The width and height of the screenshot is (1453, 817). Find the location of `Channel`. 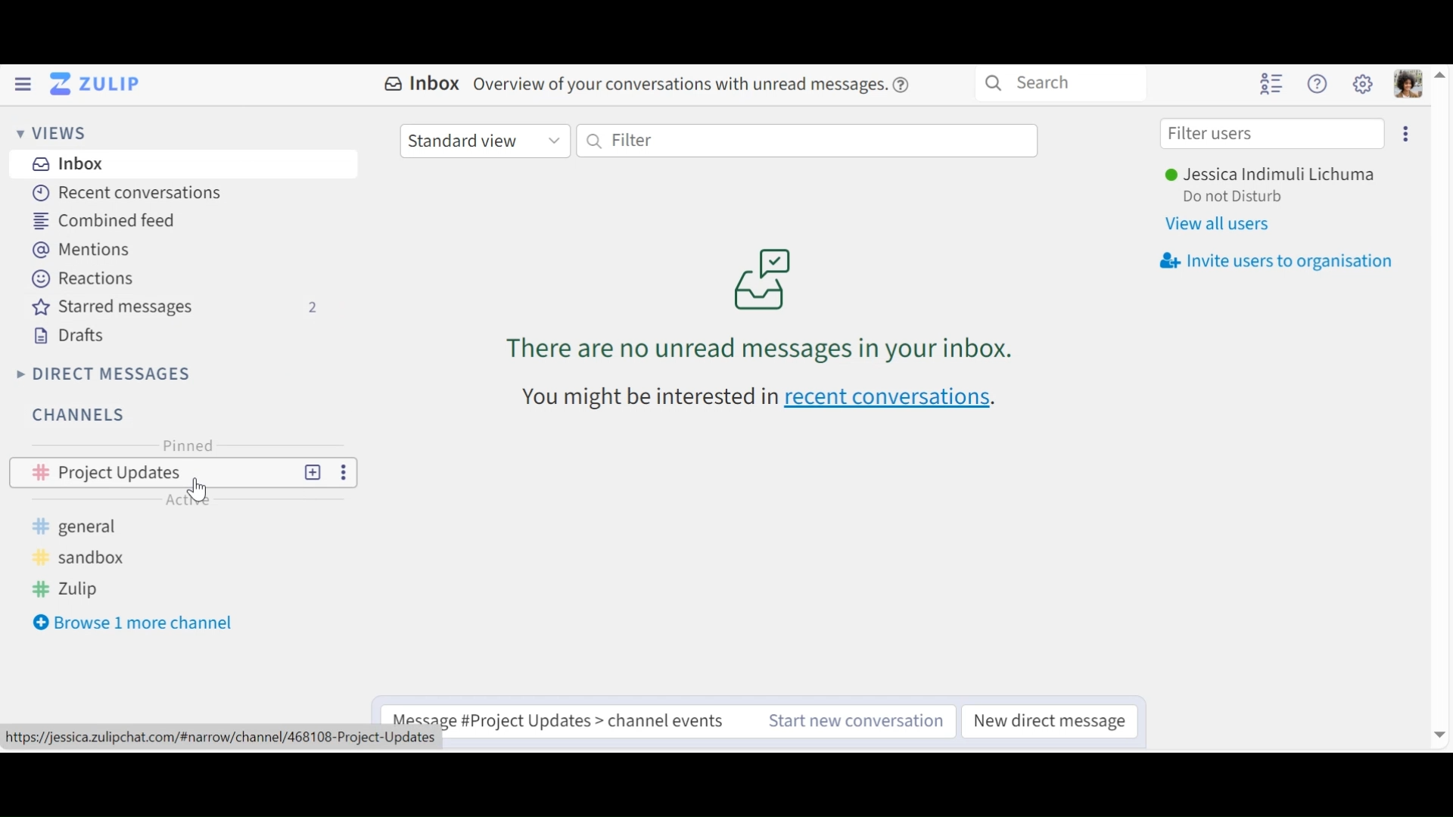

Channel is located at coordinates (181, 473).